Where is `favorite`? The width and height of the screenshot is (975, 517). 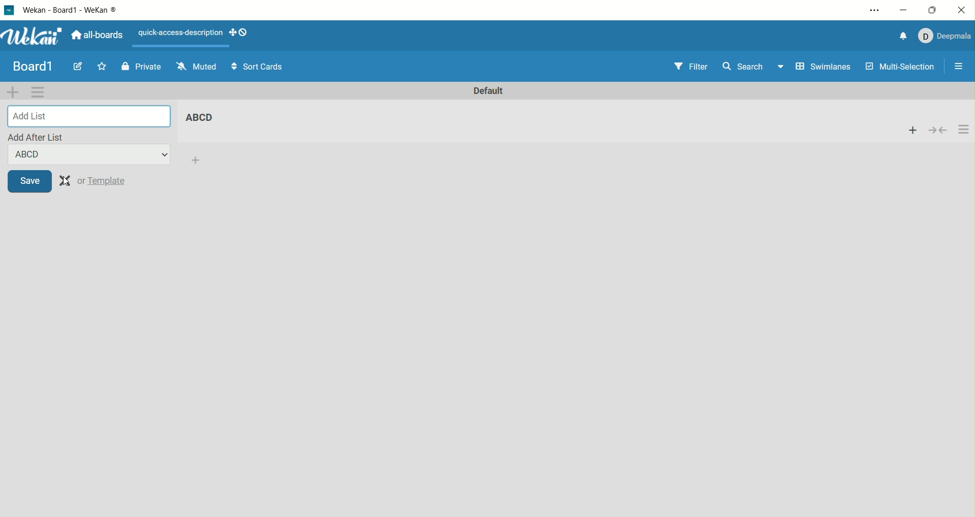 favorite is located at coordinates (102, 66).